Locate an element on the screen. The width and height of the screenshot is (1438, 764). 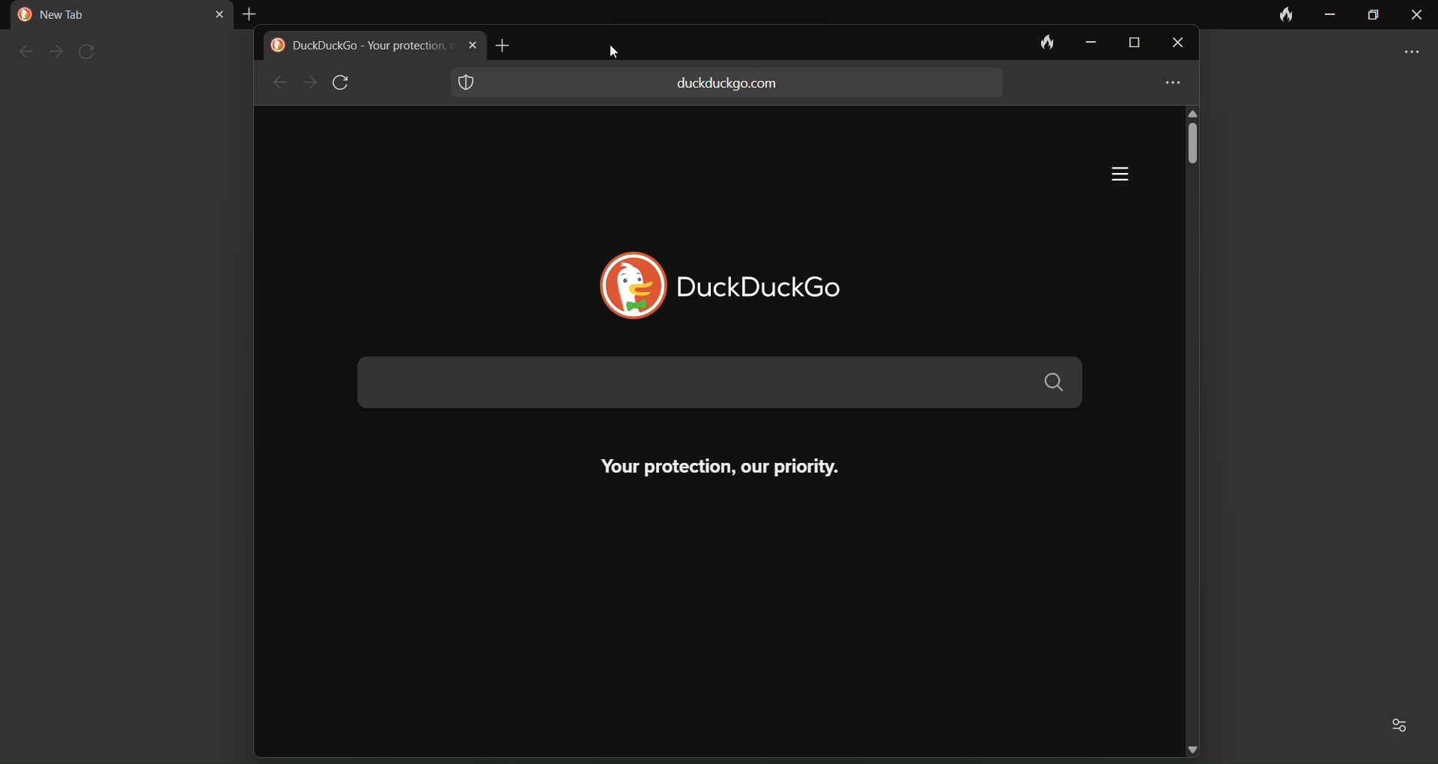
up is located at coordinates (1195, 114).